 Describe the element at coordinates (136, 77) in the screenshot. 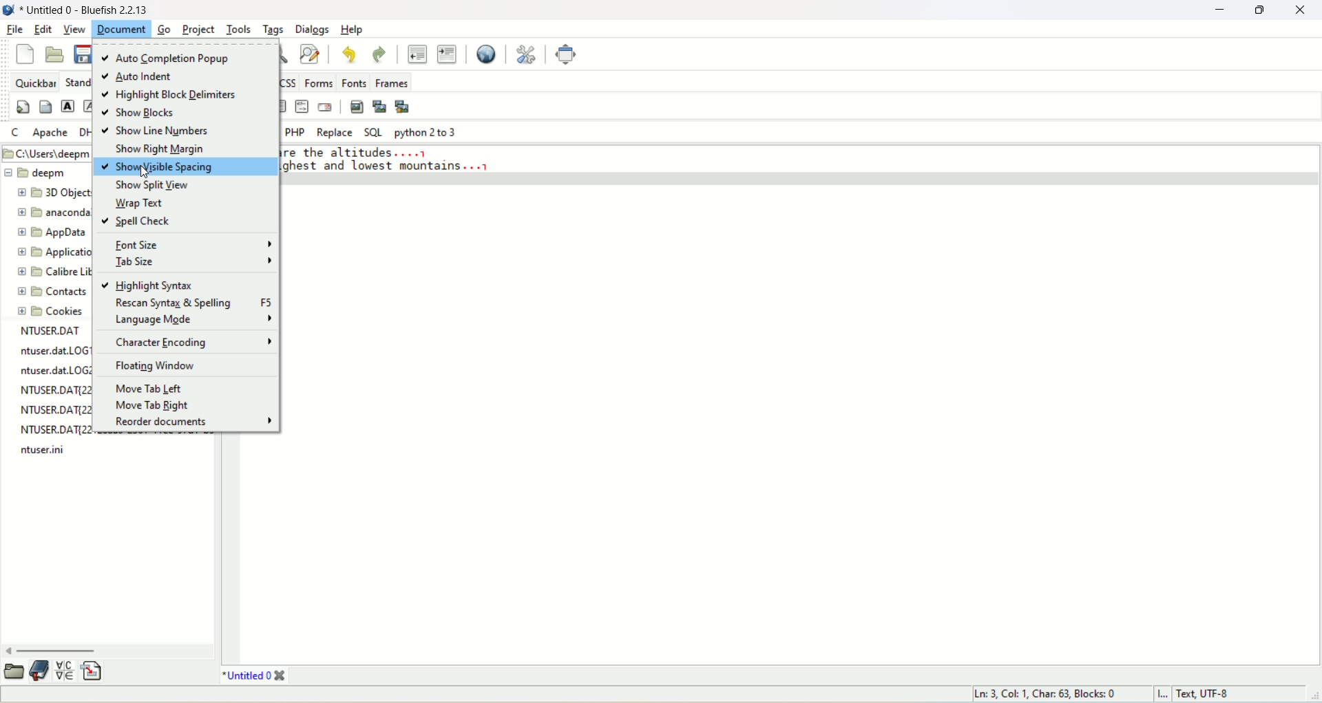

I see `auto indent` at that location.